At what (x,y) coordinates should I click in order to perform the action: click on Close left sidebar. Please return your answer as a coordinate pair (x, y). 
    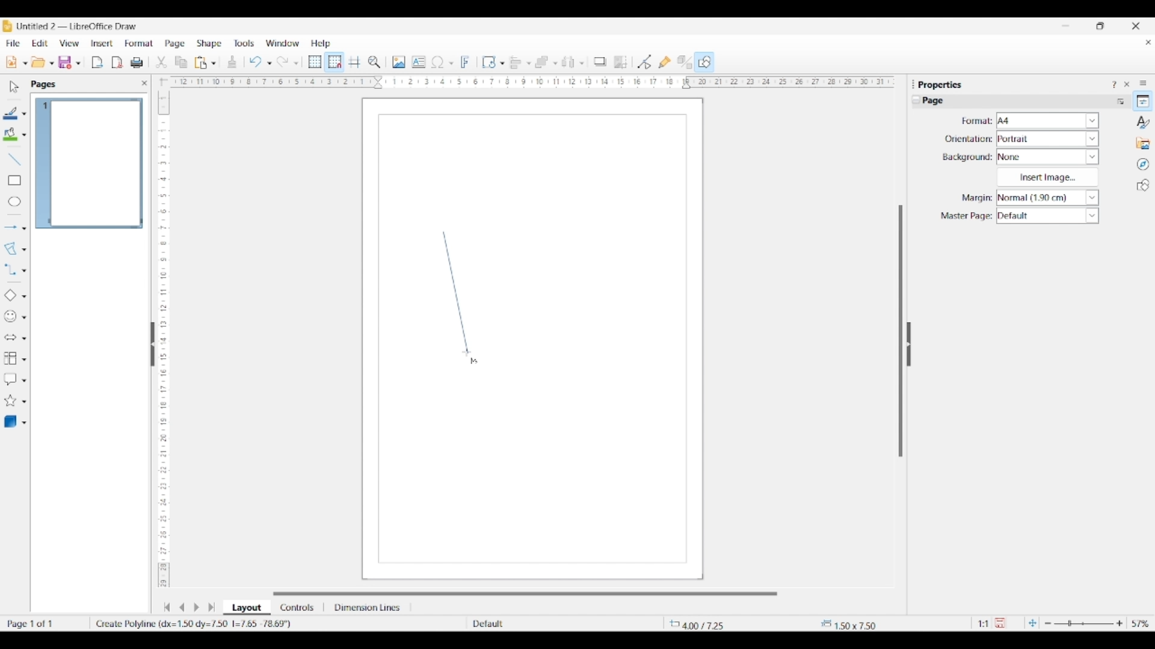
    Looking at the image, I should click on (144, 83).